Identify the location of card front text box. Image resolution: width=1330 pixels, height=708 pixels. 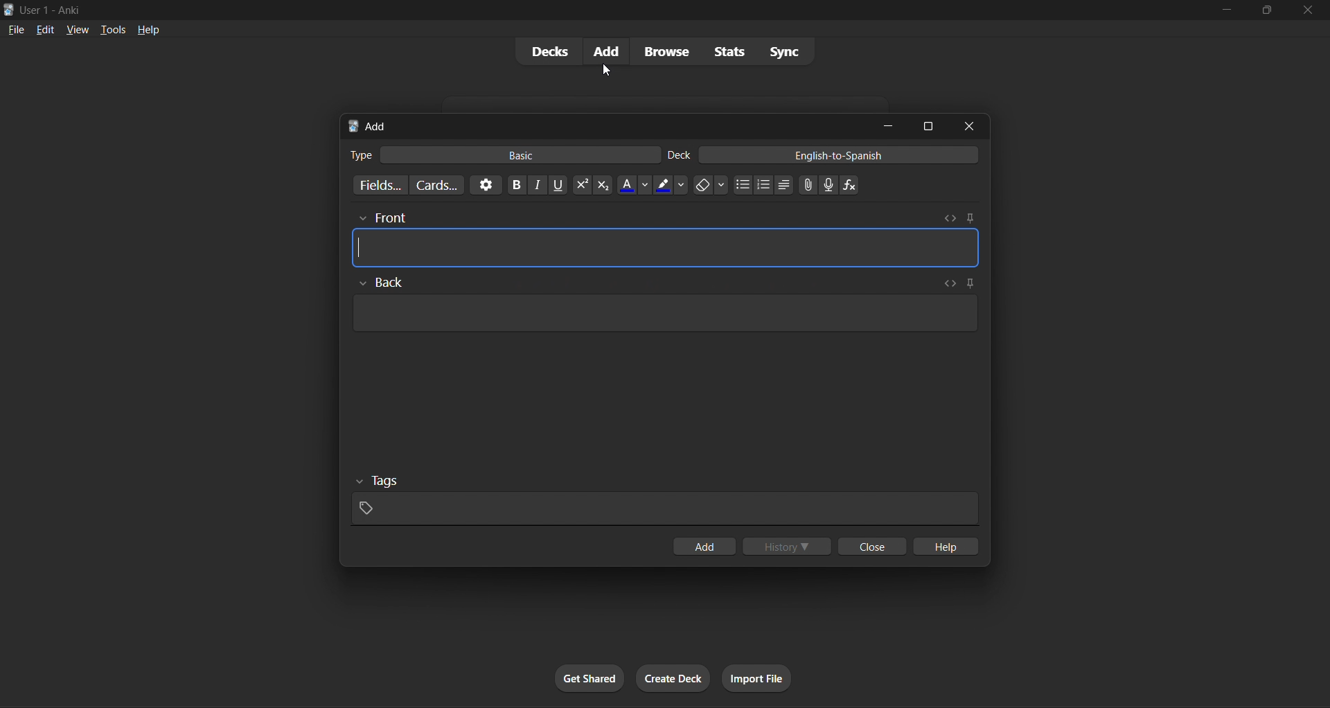
(668, 242).